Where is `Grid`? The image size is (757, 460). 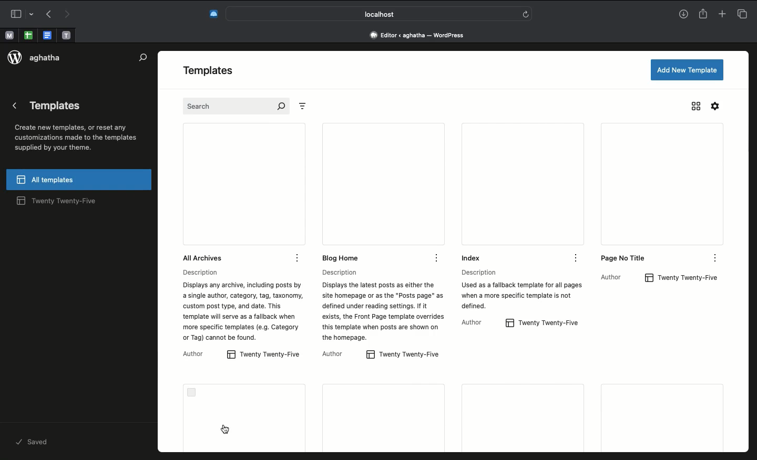
Grid is located at coordinates (695, 107).